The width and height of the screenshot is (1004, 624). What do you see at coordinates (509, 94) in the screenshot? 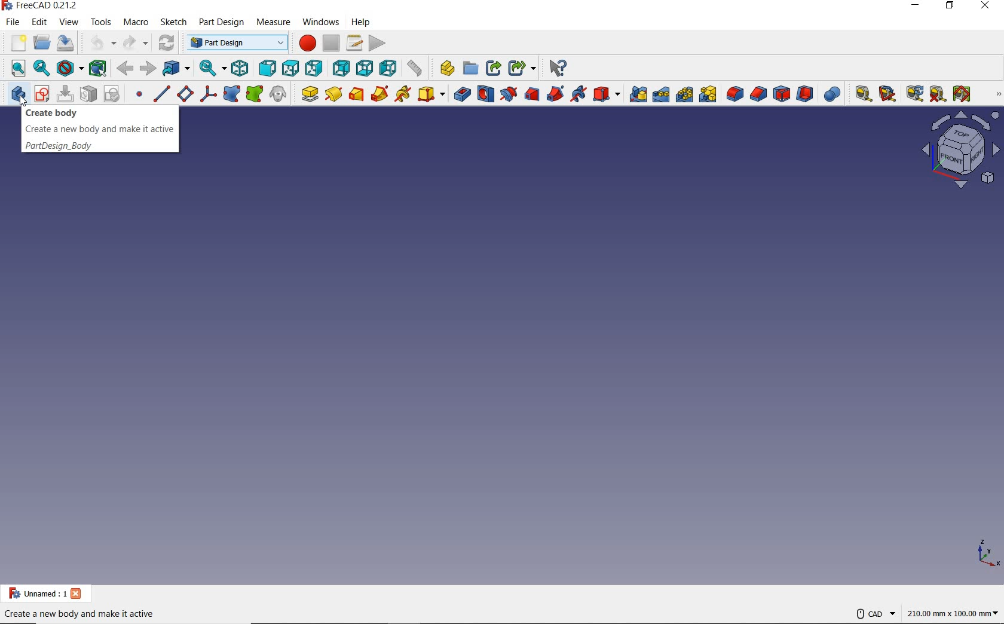
I see `GROOVE` at bounding box center [509, 94].